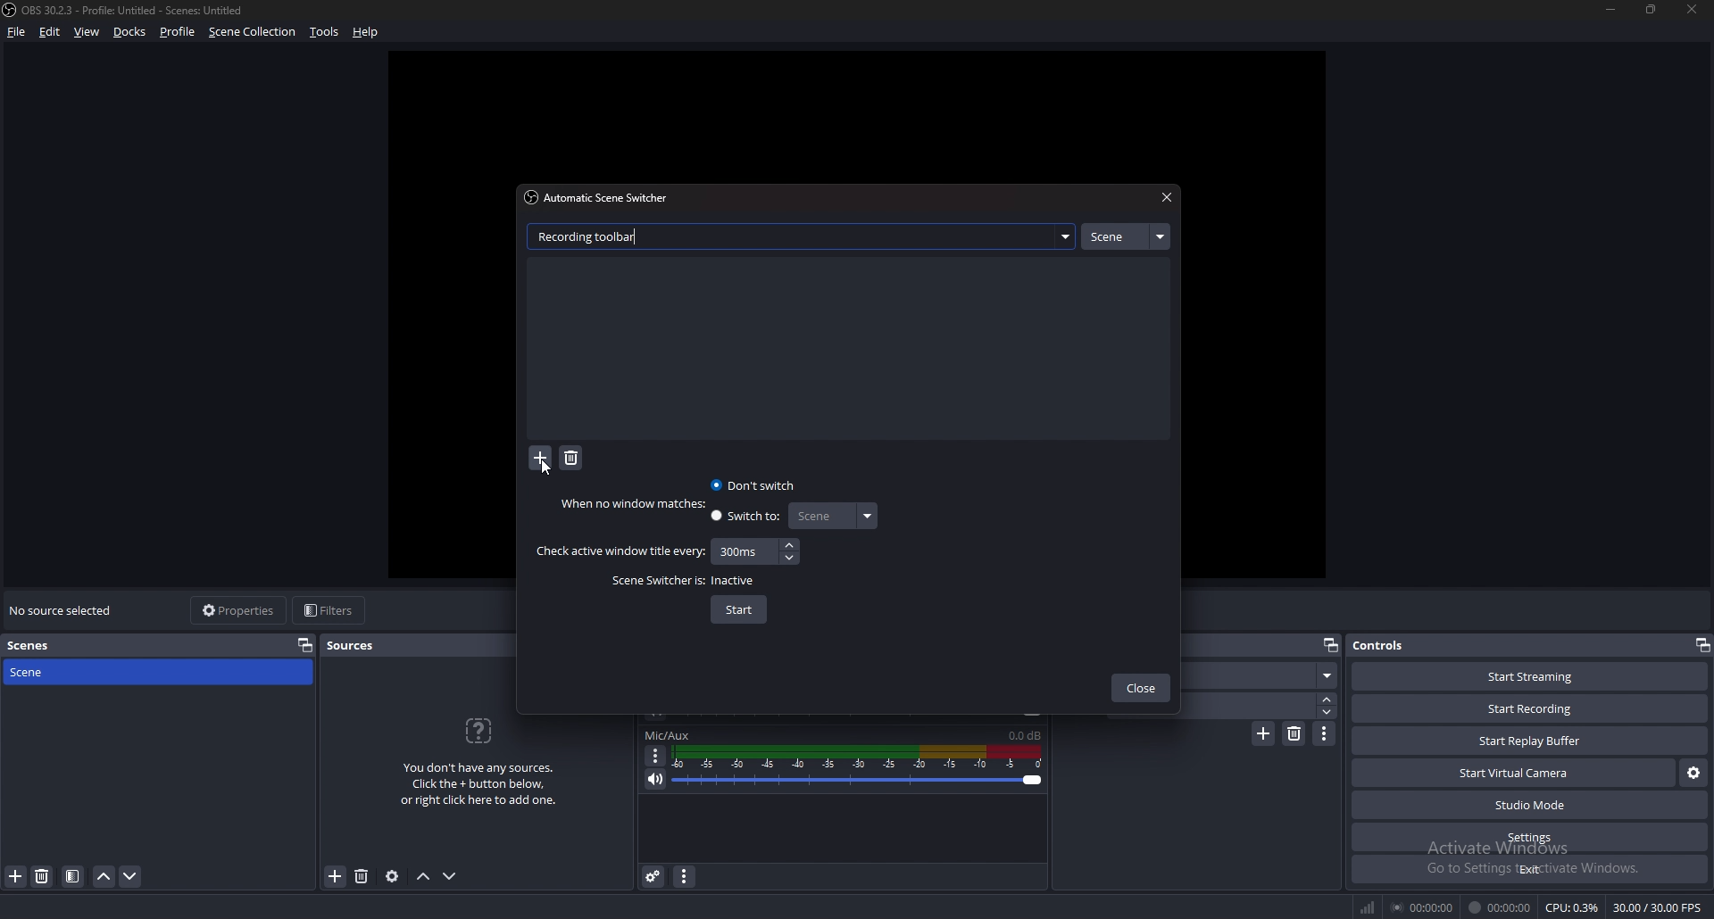 The image size is (1714, 919). Describe the element at coordinates (18, 31) in the screenshot. I see `file` at that location.